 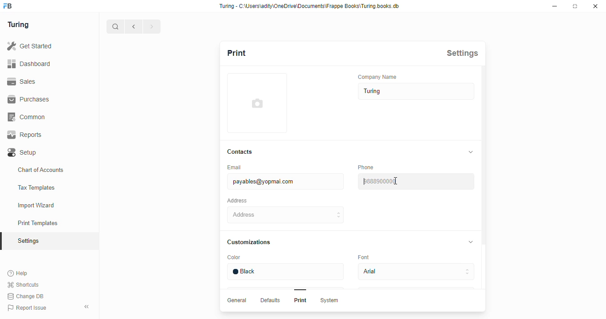 What do you see at coordinates (417, 272) in the screenshot?
I see `Adal` at bounding box center [417, 272].